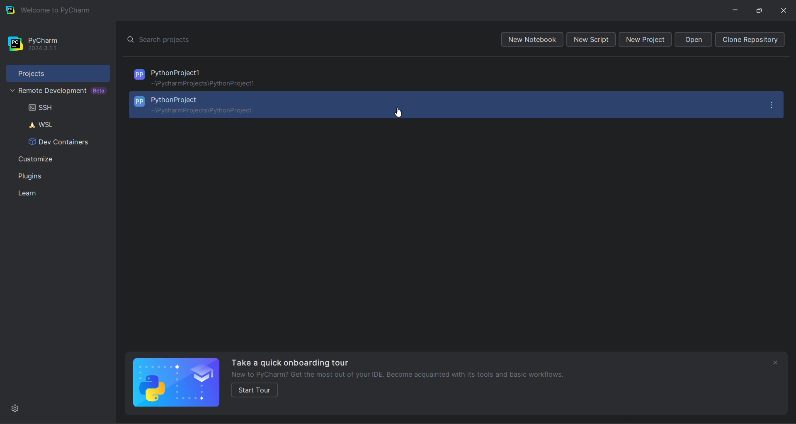 This screenshot has width=796, height=424. What do you see at coordinates (59, 124) in the screenshot?
I see `wsl option` at bounding box center [59, 124].